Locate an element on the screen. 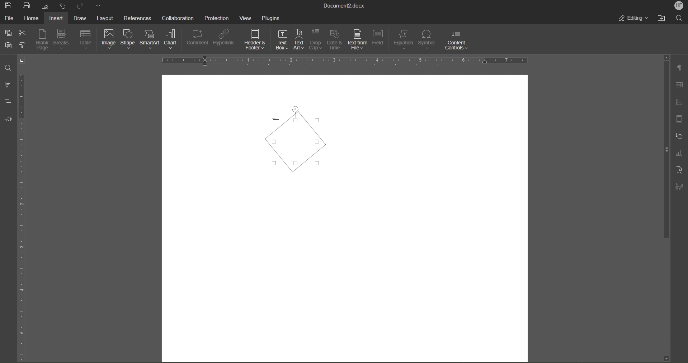 The height and width of the screenshot is (363, 688). Quick Print is located at coordinates (45, 5).